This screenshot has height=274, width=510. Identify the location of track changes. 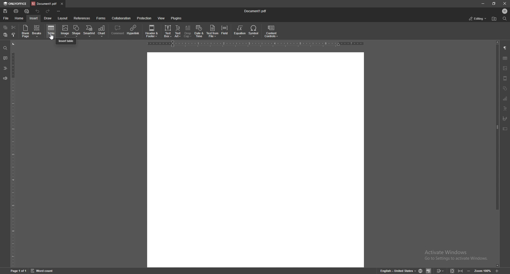
(441, 271).